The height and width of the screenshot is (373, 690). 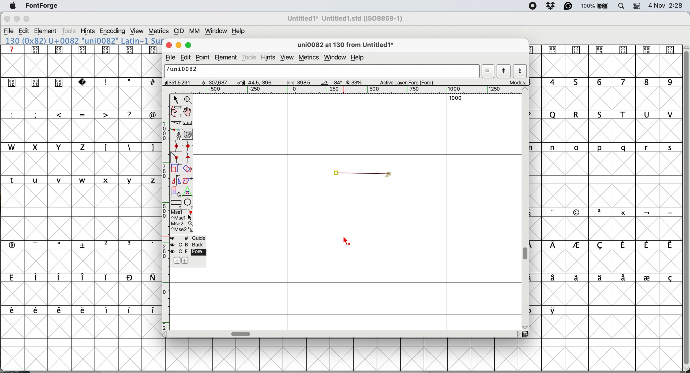 What do you see at coordinates (166, 211) in the screenshot?
I see `vertical scale` at bounding box center [166, 211].